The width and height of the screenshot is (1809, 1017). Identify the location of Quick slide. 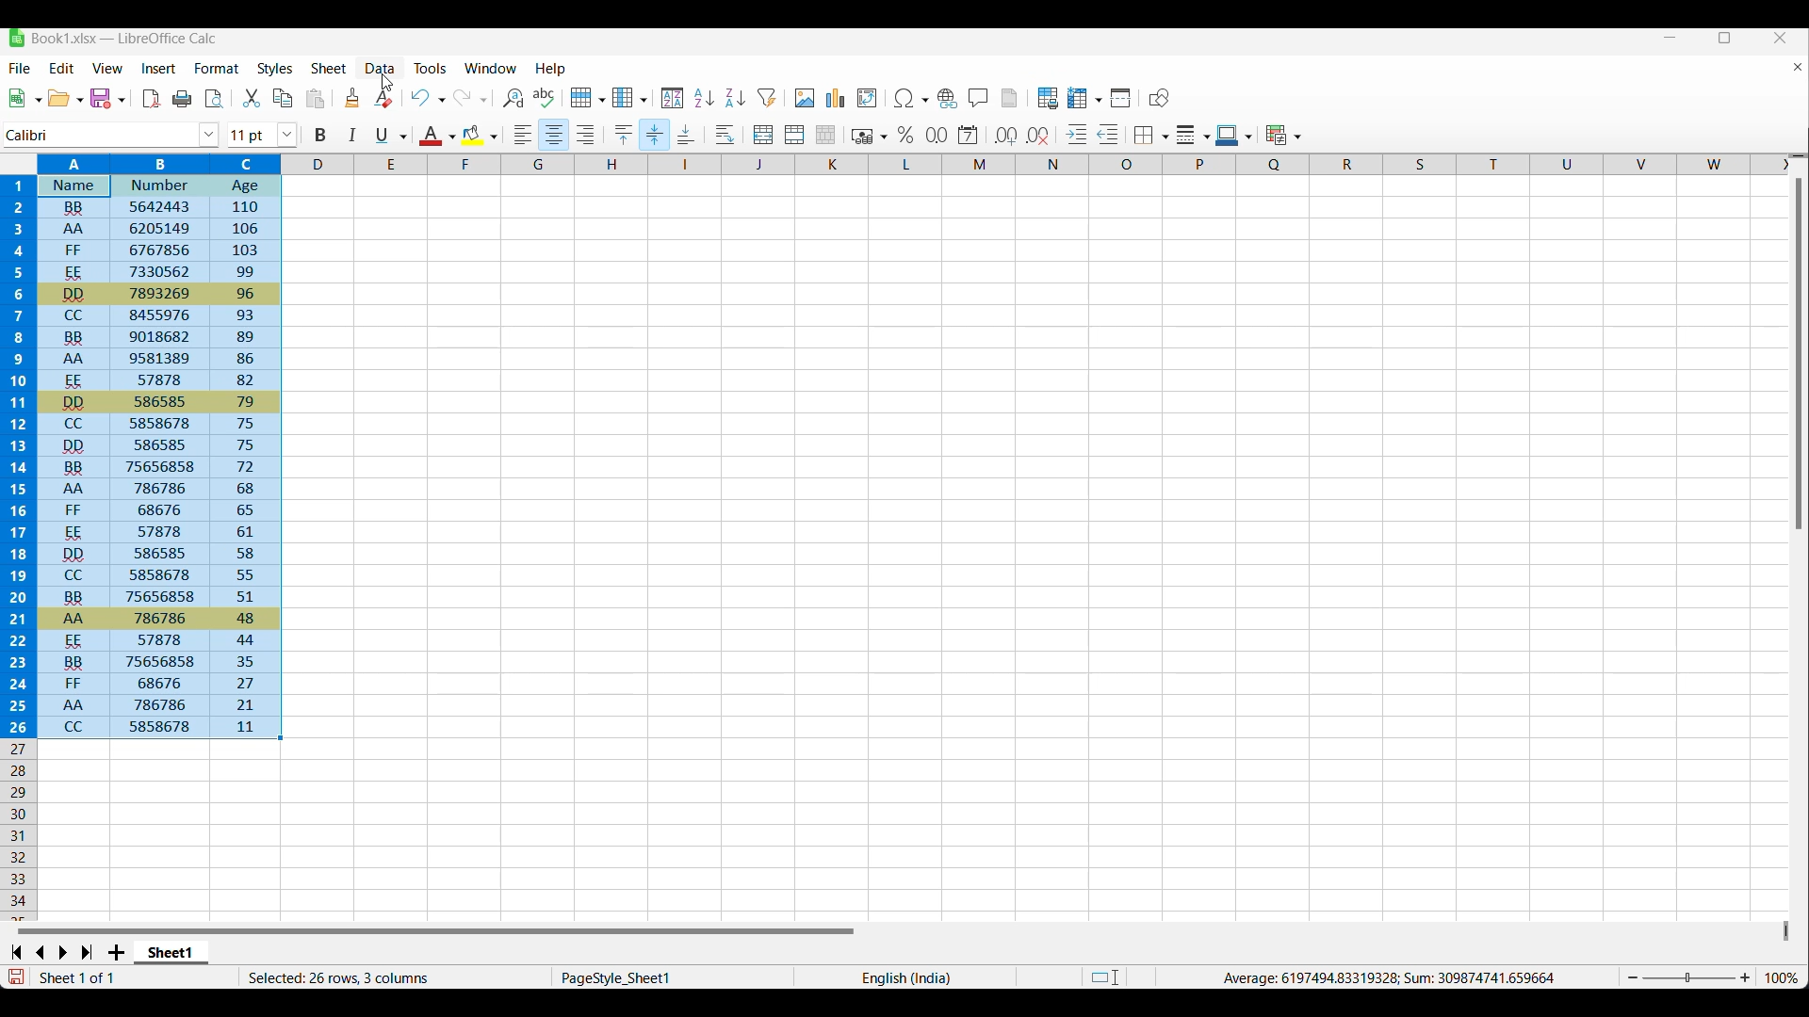
(1786, 931).